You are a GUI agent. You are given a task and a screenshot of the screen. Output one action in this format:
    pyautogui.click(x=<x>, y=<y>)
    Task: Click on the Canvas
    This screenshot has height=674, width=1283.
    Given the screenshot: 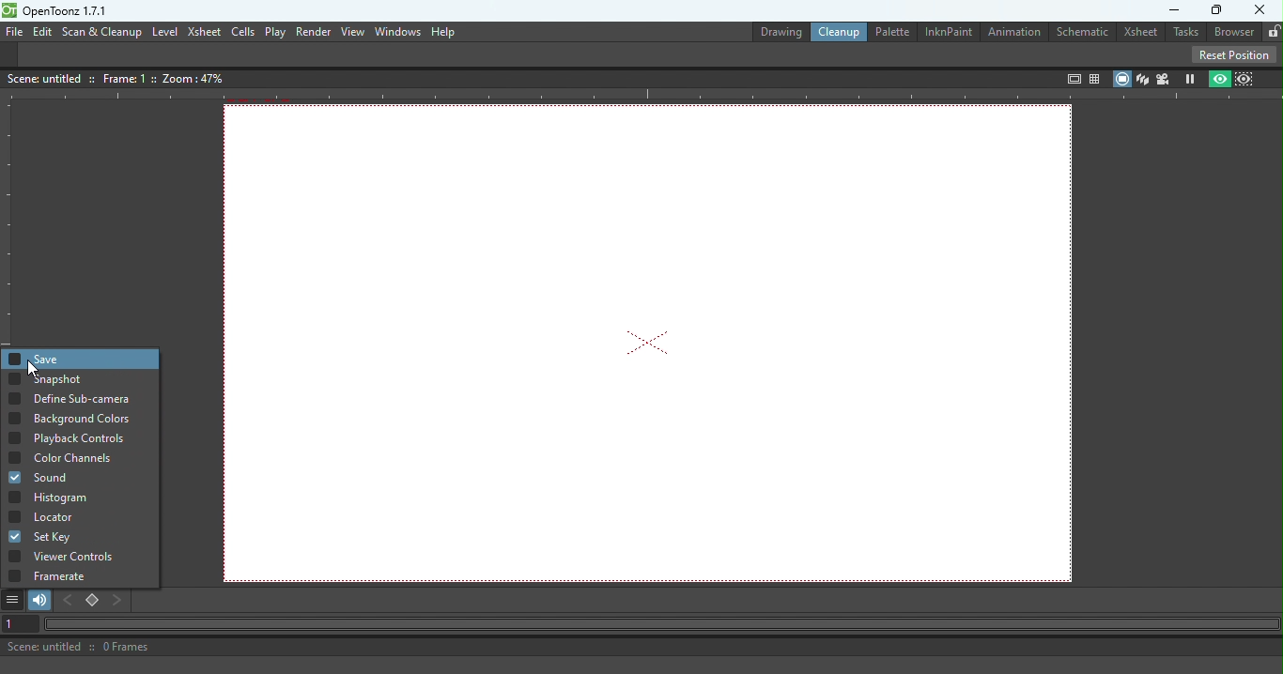 What is the action you would take?
    pyautogui.click(x=654, y=343)
    